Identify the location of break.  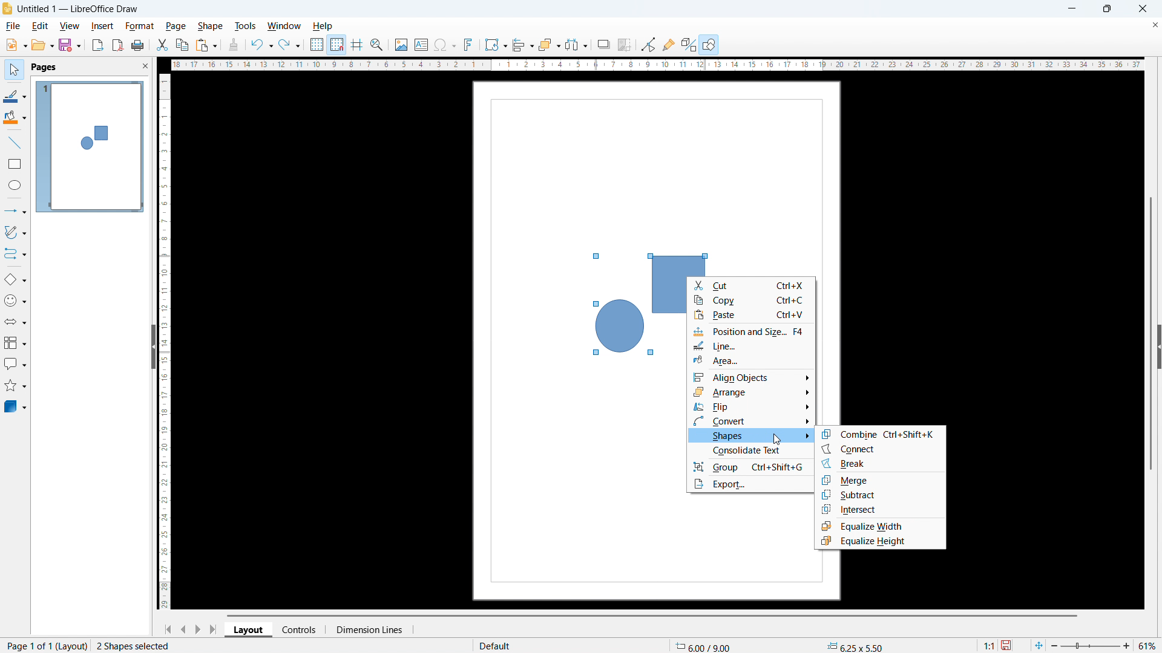
(881, 464).